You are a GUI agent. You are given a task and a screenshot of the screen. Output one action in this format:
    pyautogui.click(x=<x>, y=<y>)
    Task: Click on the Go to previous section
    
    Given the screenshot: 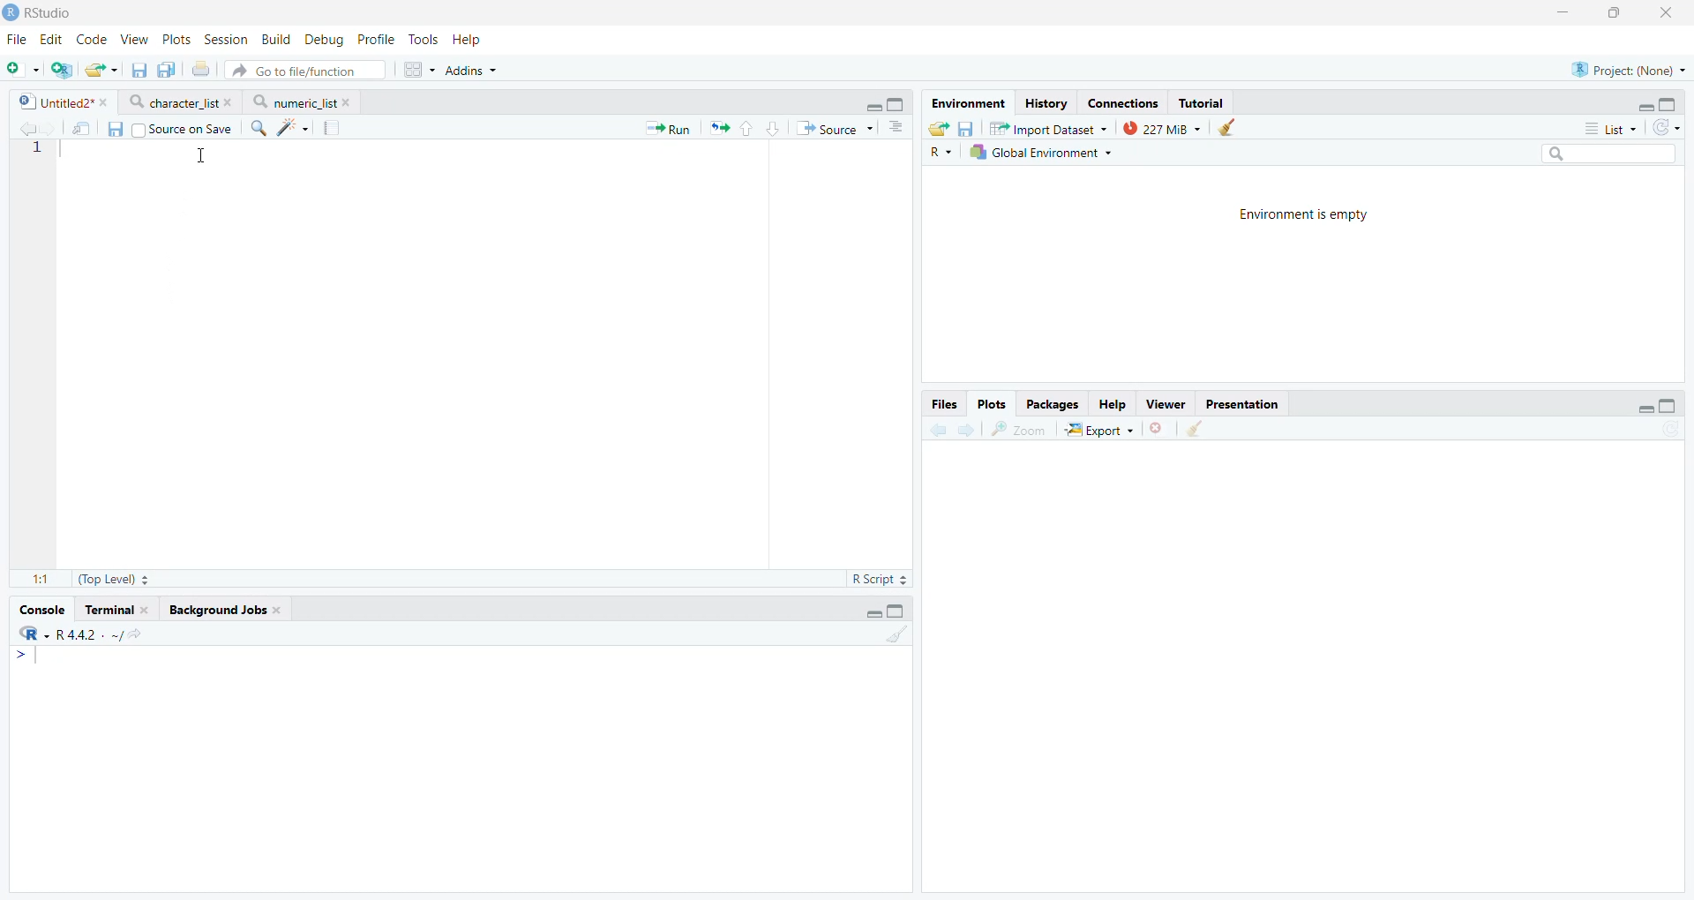 What is the action you would take?
    pyautogui.click(x=747, y=128)
    